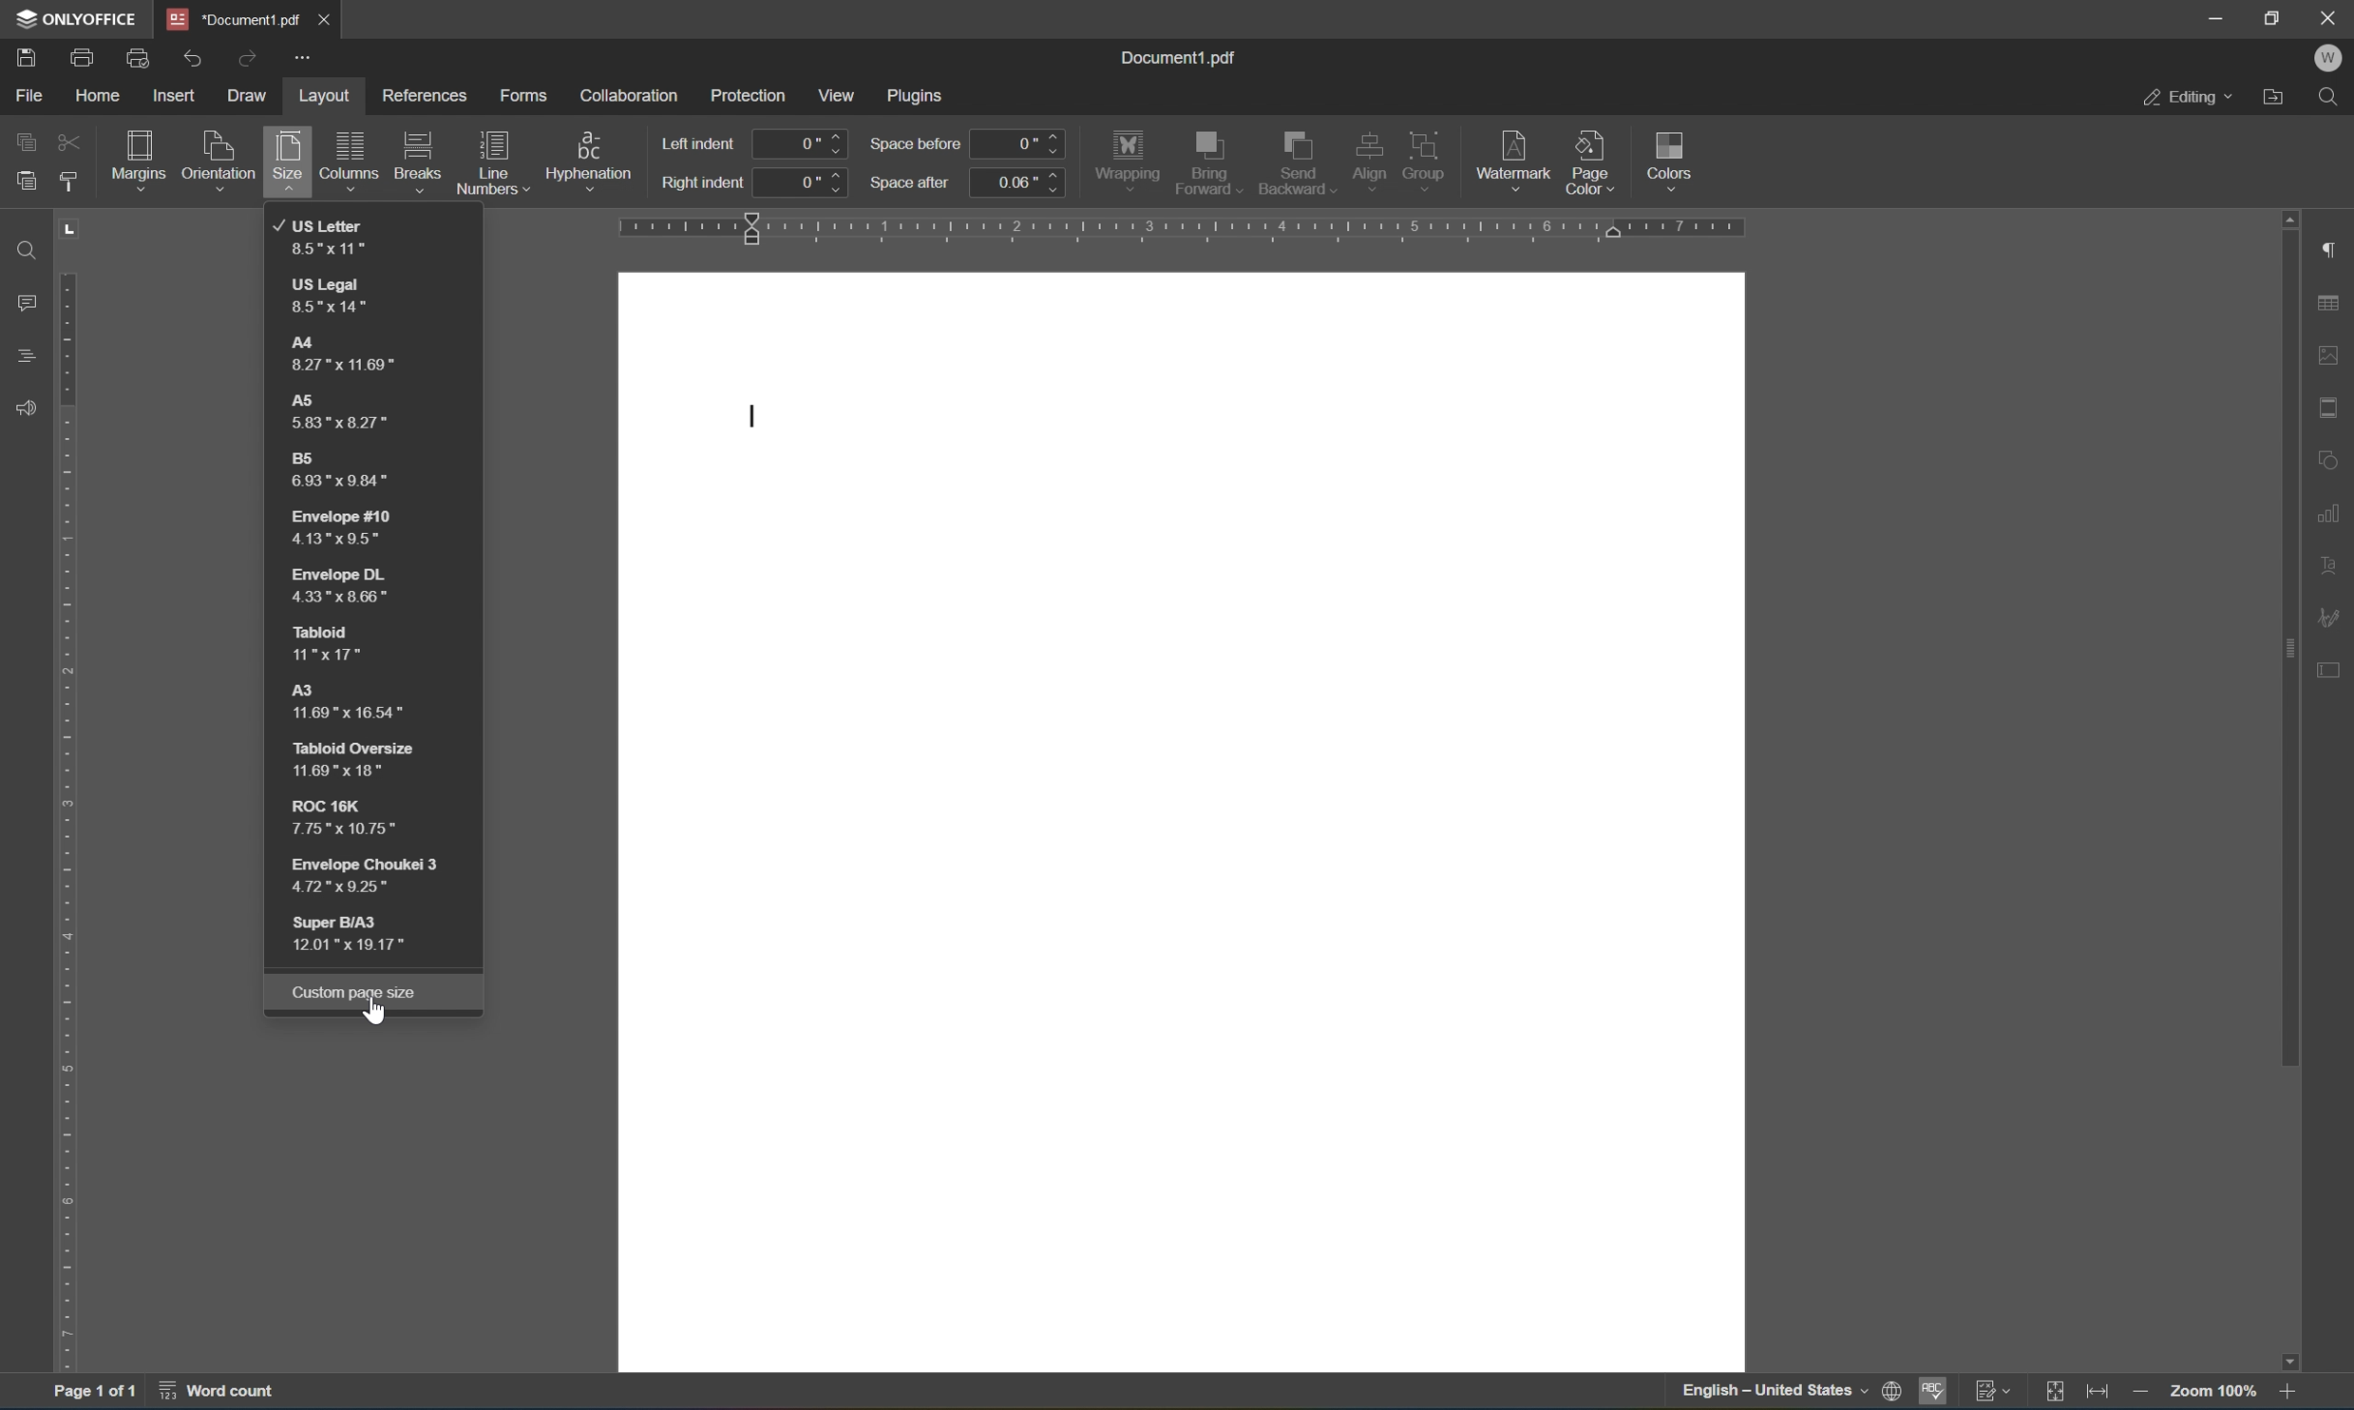 The width and height of the screenshot is (2354, 1410). Describe the element at coordinates (754, 417) in the screenshot. I see `typing cursor` at that location.